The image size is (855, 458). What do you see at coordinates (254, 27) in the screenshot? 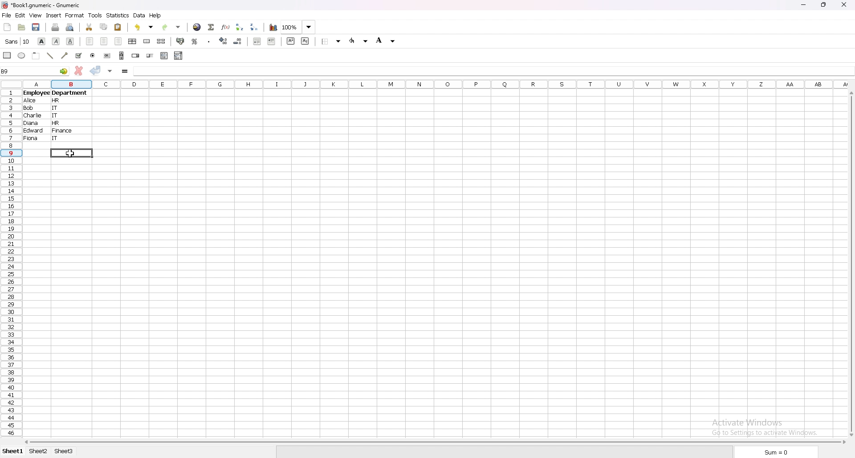
I see `sort descending` at bounding box center [254, 27].